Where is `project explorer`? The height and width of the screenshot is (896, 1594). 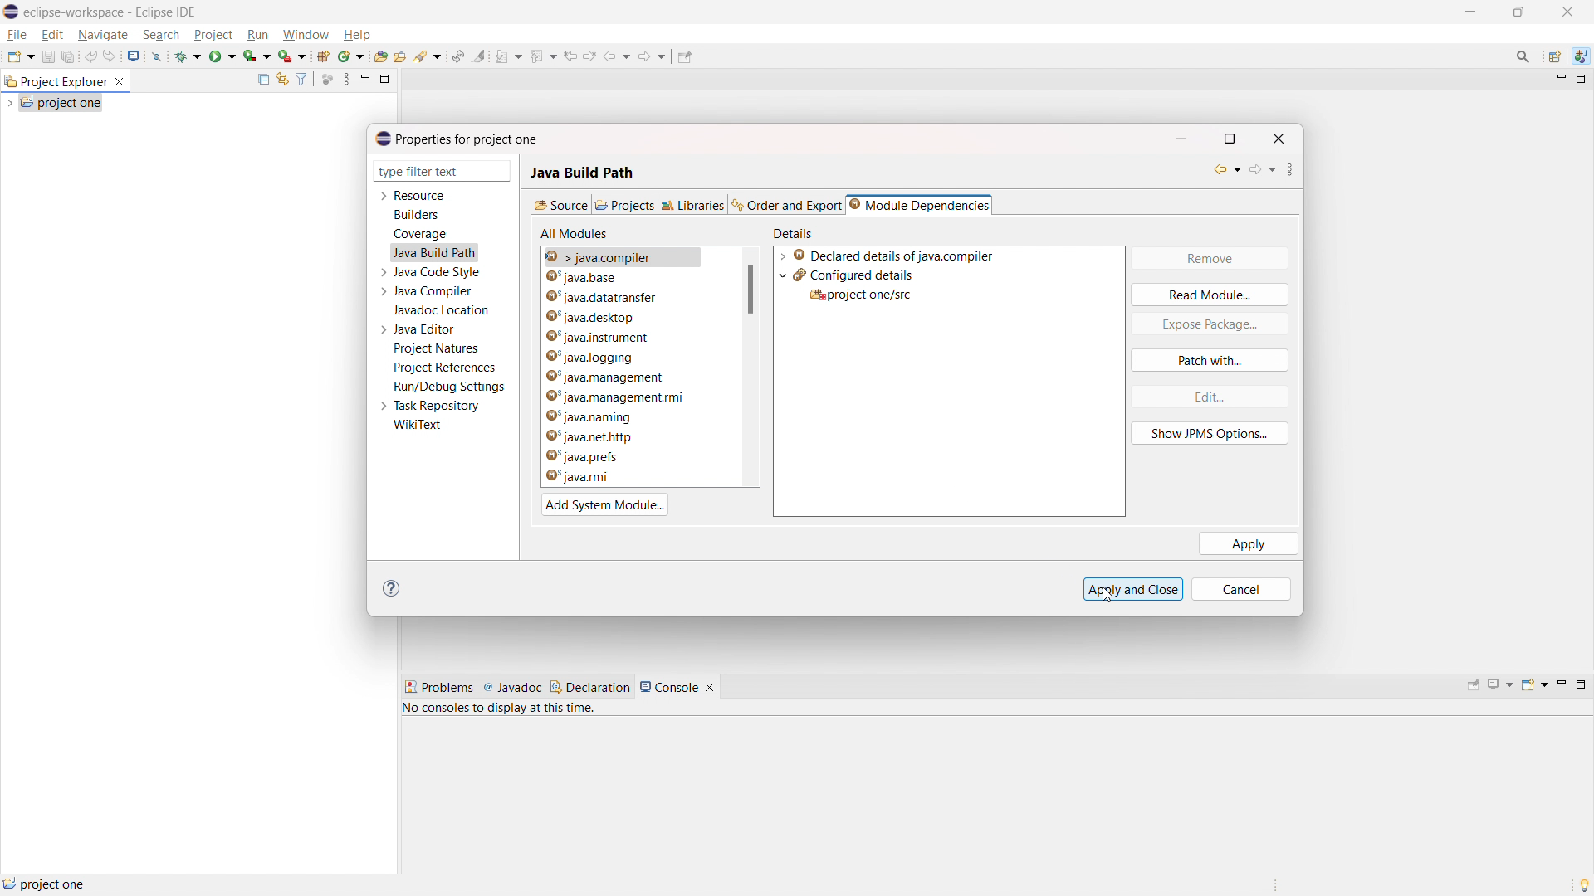
project explorer is located at coordinates (55, 80).